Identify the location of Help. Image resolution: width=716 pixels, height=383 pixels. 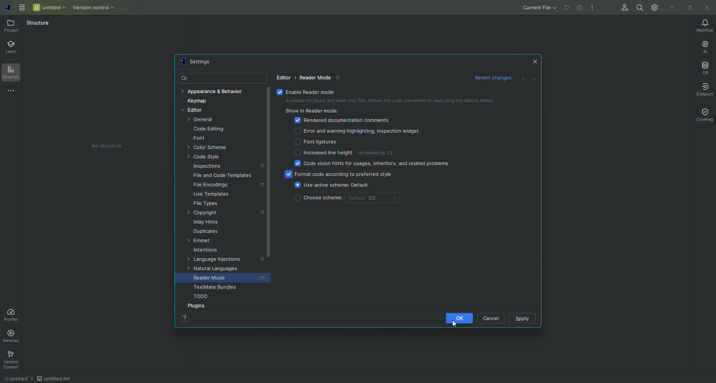
(183, 319).